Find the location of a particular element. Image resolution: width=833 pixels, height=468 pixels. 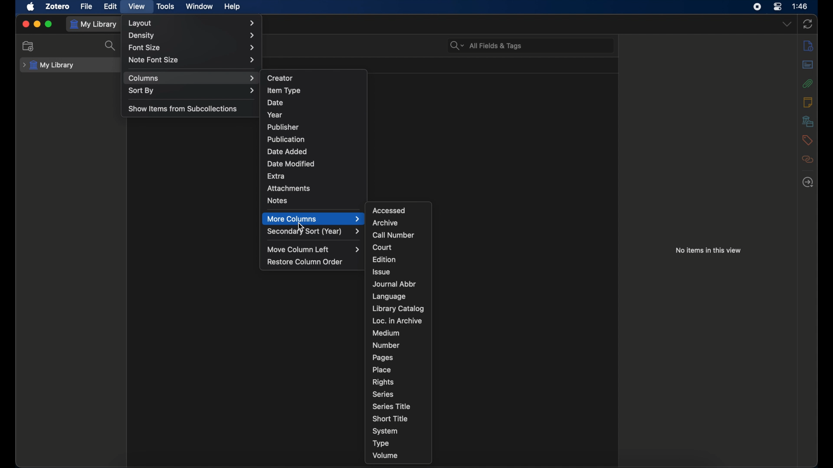

item type is located at coordinates (283, 90).